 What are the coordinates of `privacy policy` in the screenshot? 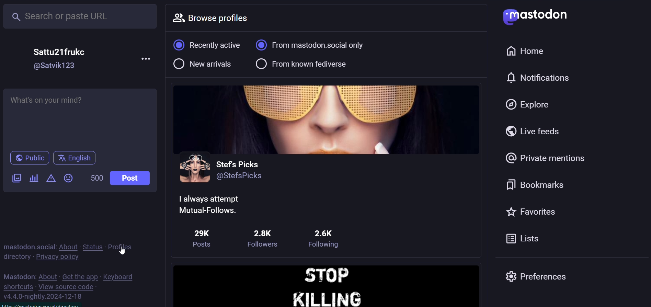 It's located at (58, 258).